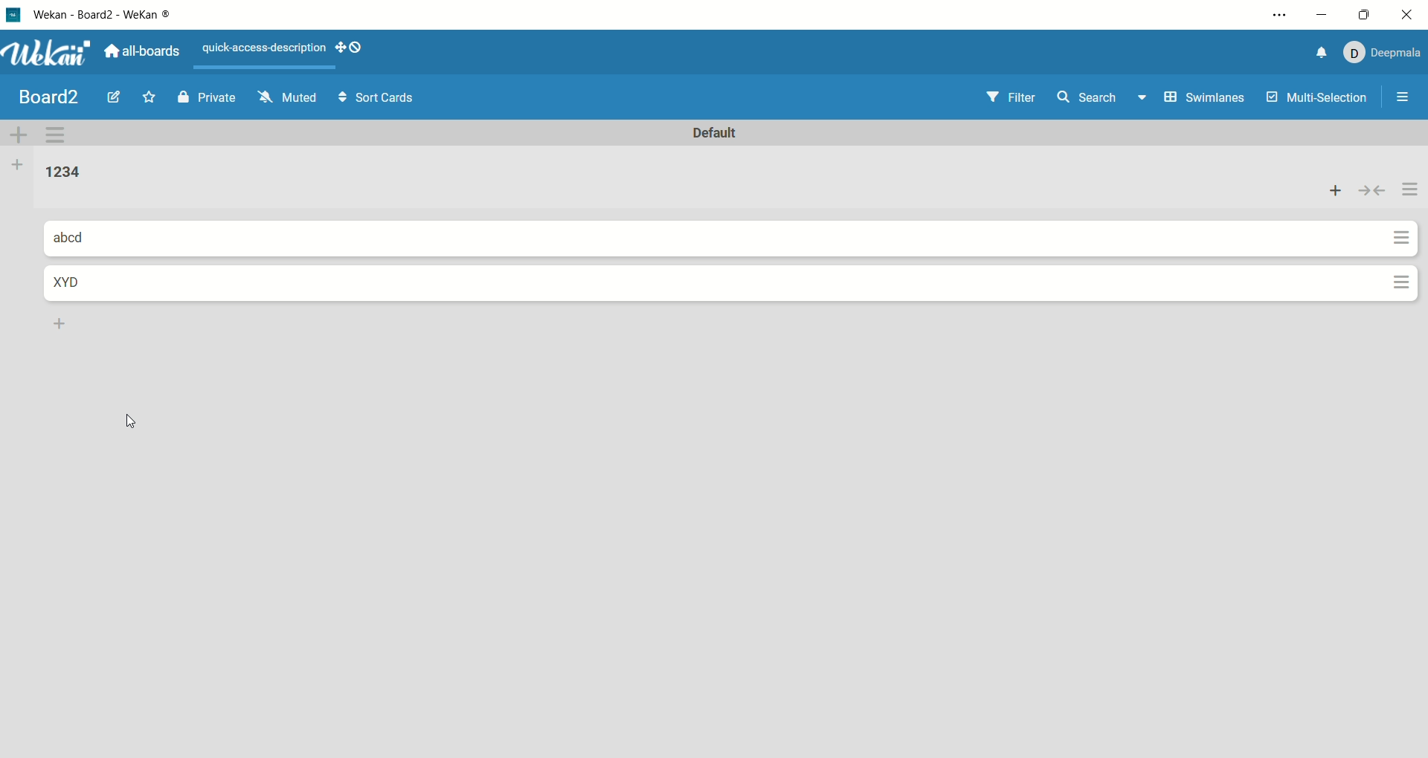 The width and height of the screenshot is (1428, 758). I want to click on close, so click(1410, 16).